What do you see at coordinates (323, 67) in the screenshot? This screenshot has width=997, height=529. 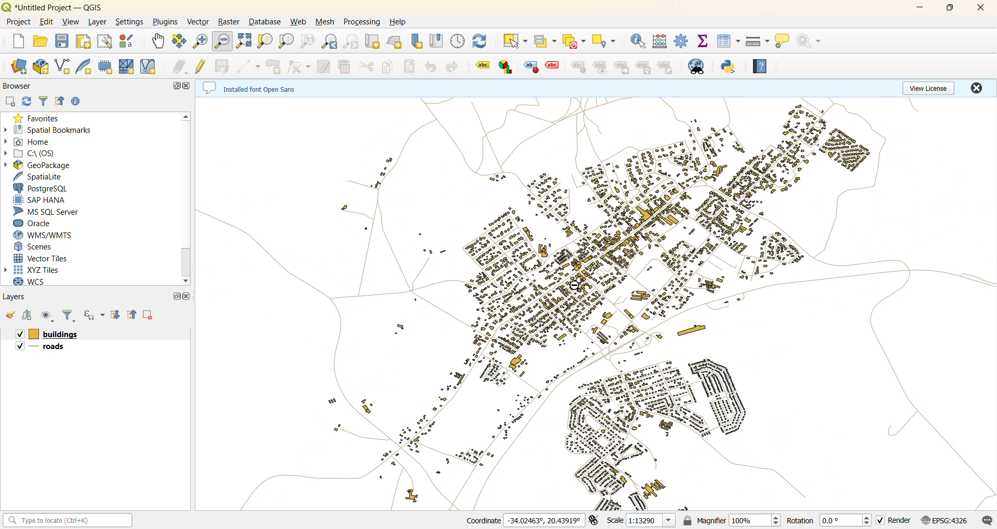 I see `modify` at bounding box center [323, 67].